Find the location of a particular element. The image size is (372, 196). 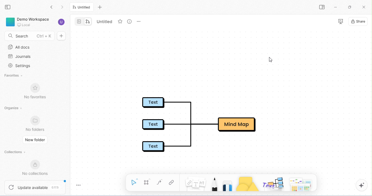

tab name is located at coordinates (107, 21).